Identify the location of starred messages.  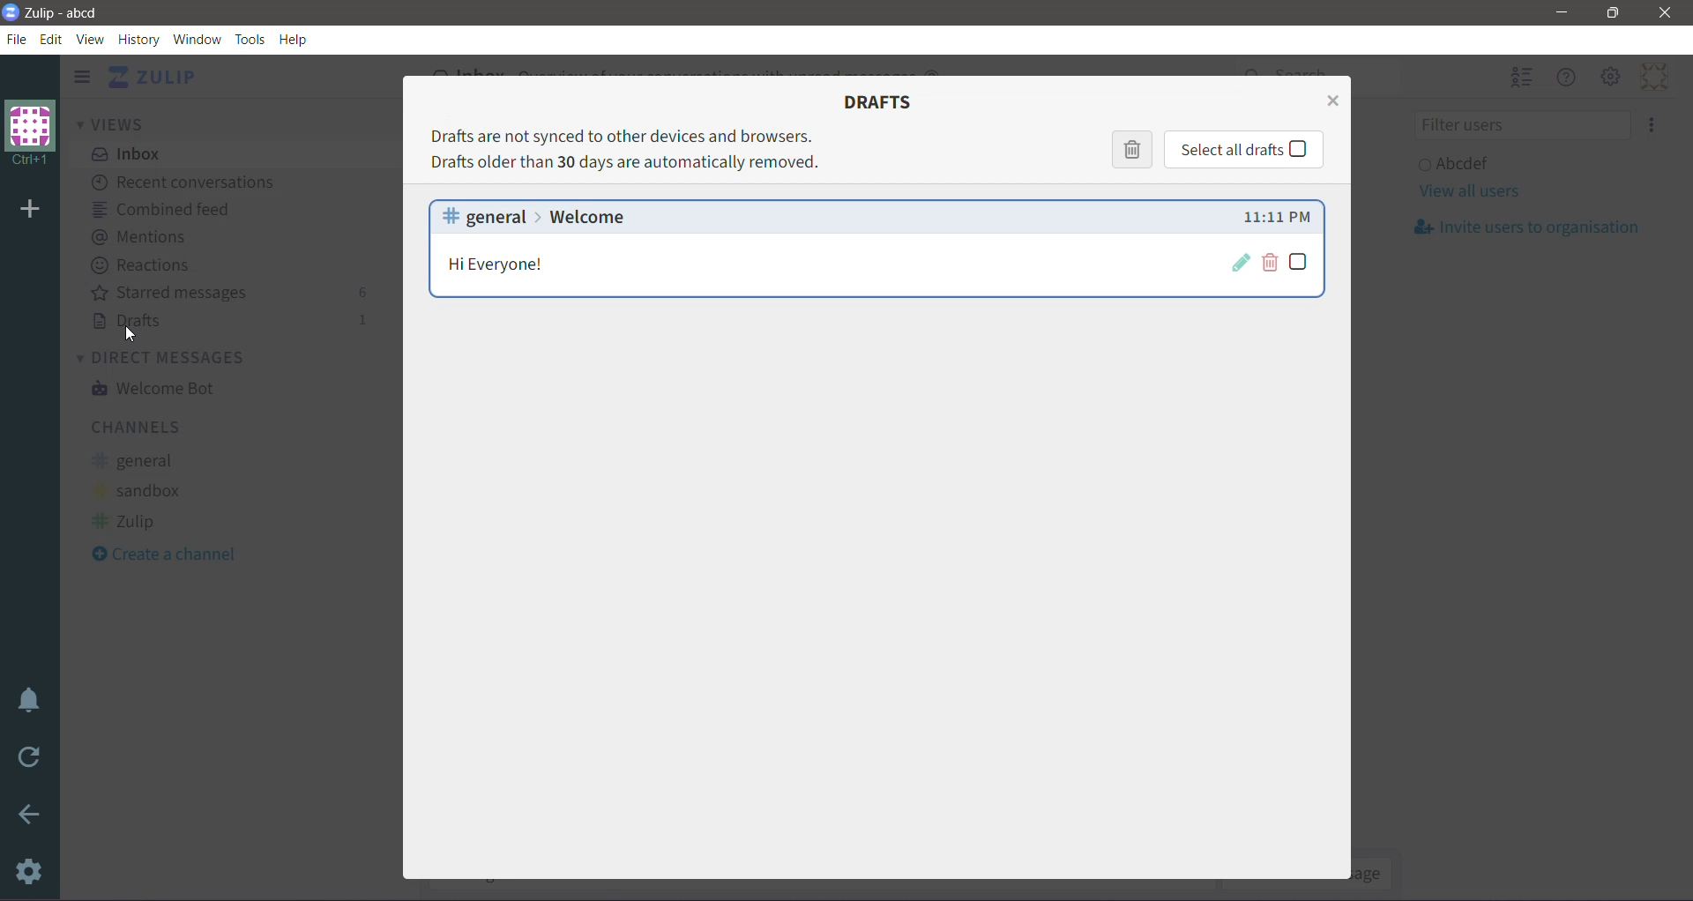
(175, 292).